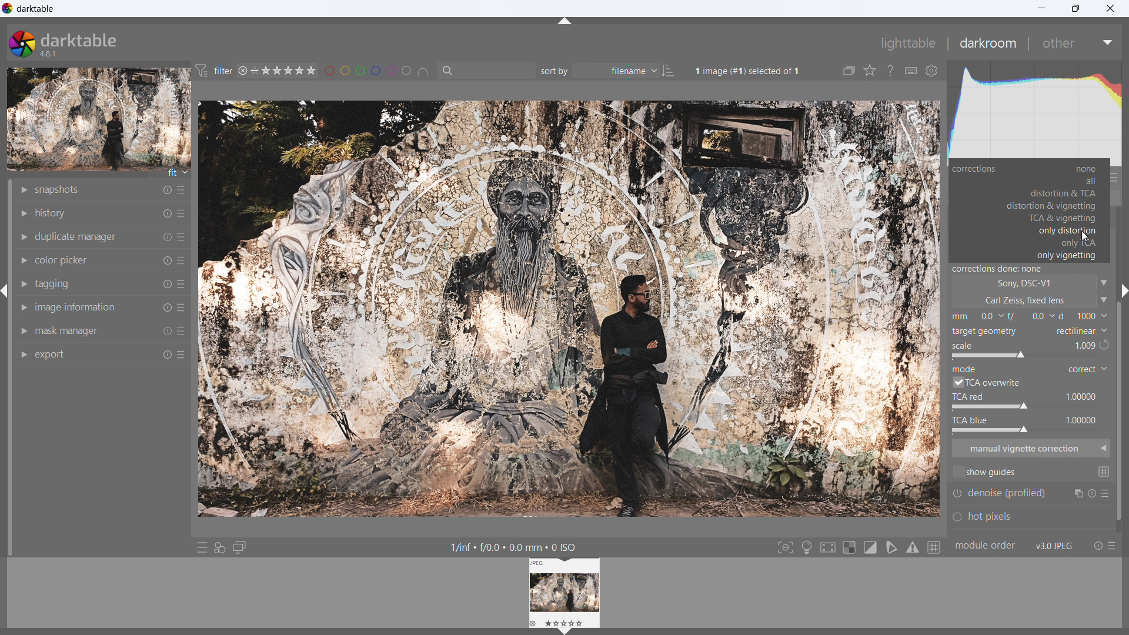 Image resolution: width=1129 pixels, height=635 pixels. I want to click on change global guide settings, so click(1104, 471).